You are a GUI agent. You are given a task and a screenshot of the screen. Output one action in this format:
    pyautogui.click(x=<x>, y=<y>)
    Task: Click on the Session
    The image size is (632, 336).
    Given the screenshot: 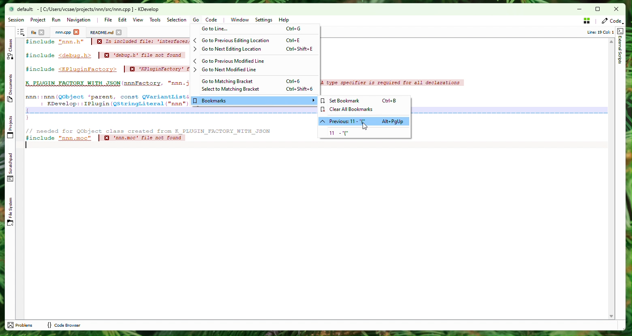 What is the action you would take?
    pyautogui.click(x=17, y=20)
    